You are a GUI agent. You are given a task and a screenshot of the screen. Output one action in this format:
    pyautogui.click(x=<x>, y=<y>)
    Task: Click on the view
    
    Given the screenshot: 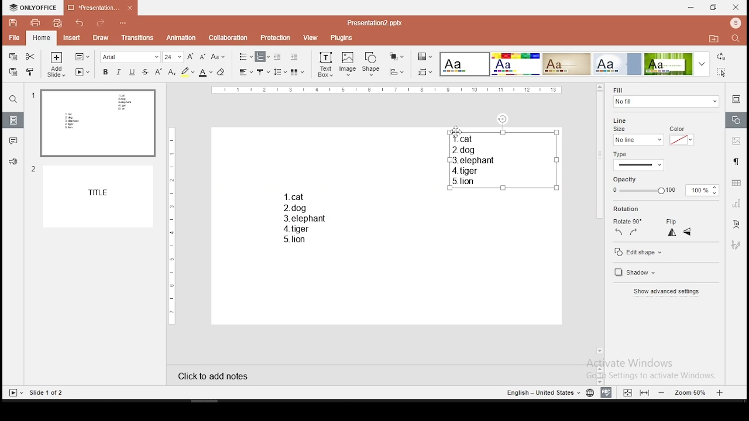 What is the action you would take?
    pyautogui.click(x=310, y=38)
    